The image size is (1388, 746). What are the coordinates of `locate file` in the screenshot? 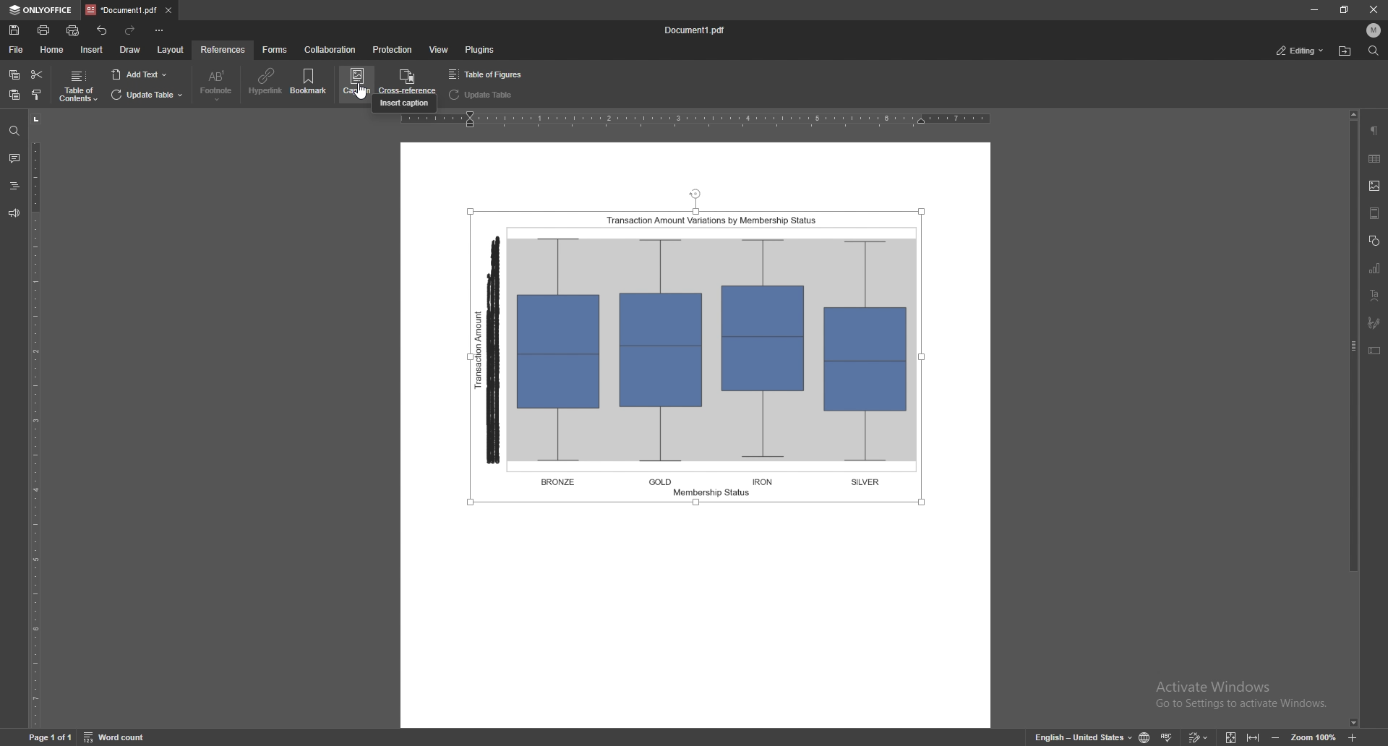 It's located at (1345, 52).